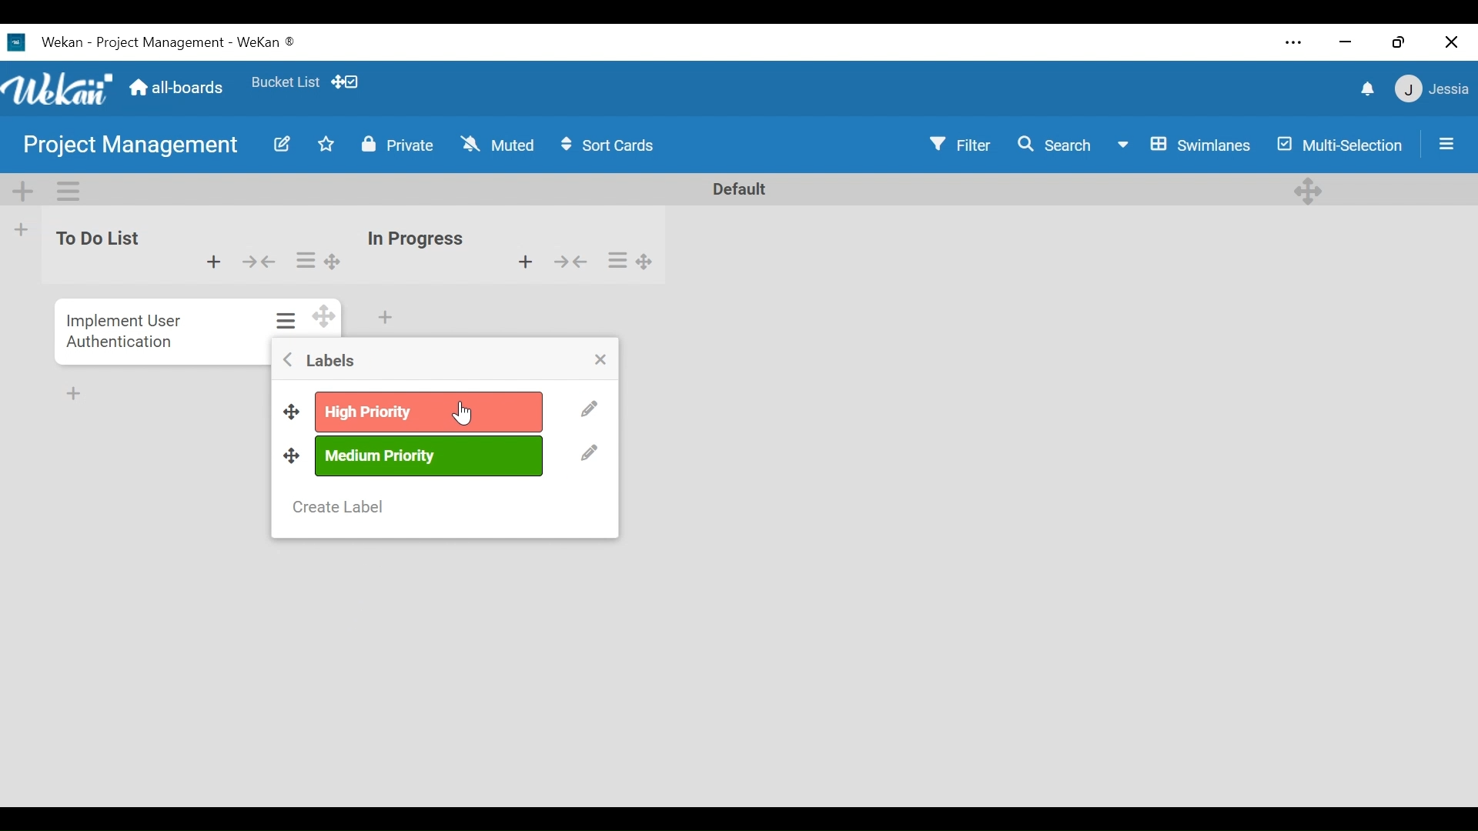 This screenshot has width=1478, height=831. I want to click on $ Sort Cards, so click(614, 144).